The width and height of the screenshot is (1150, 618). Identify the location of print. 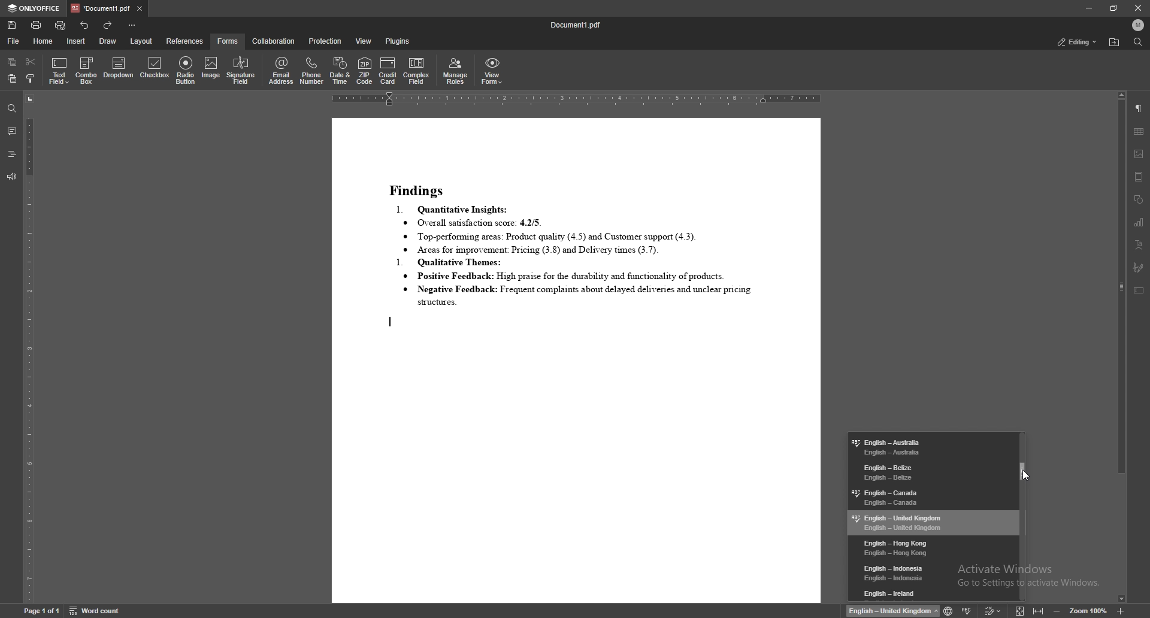
(37, 25).